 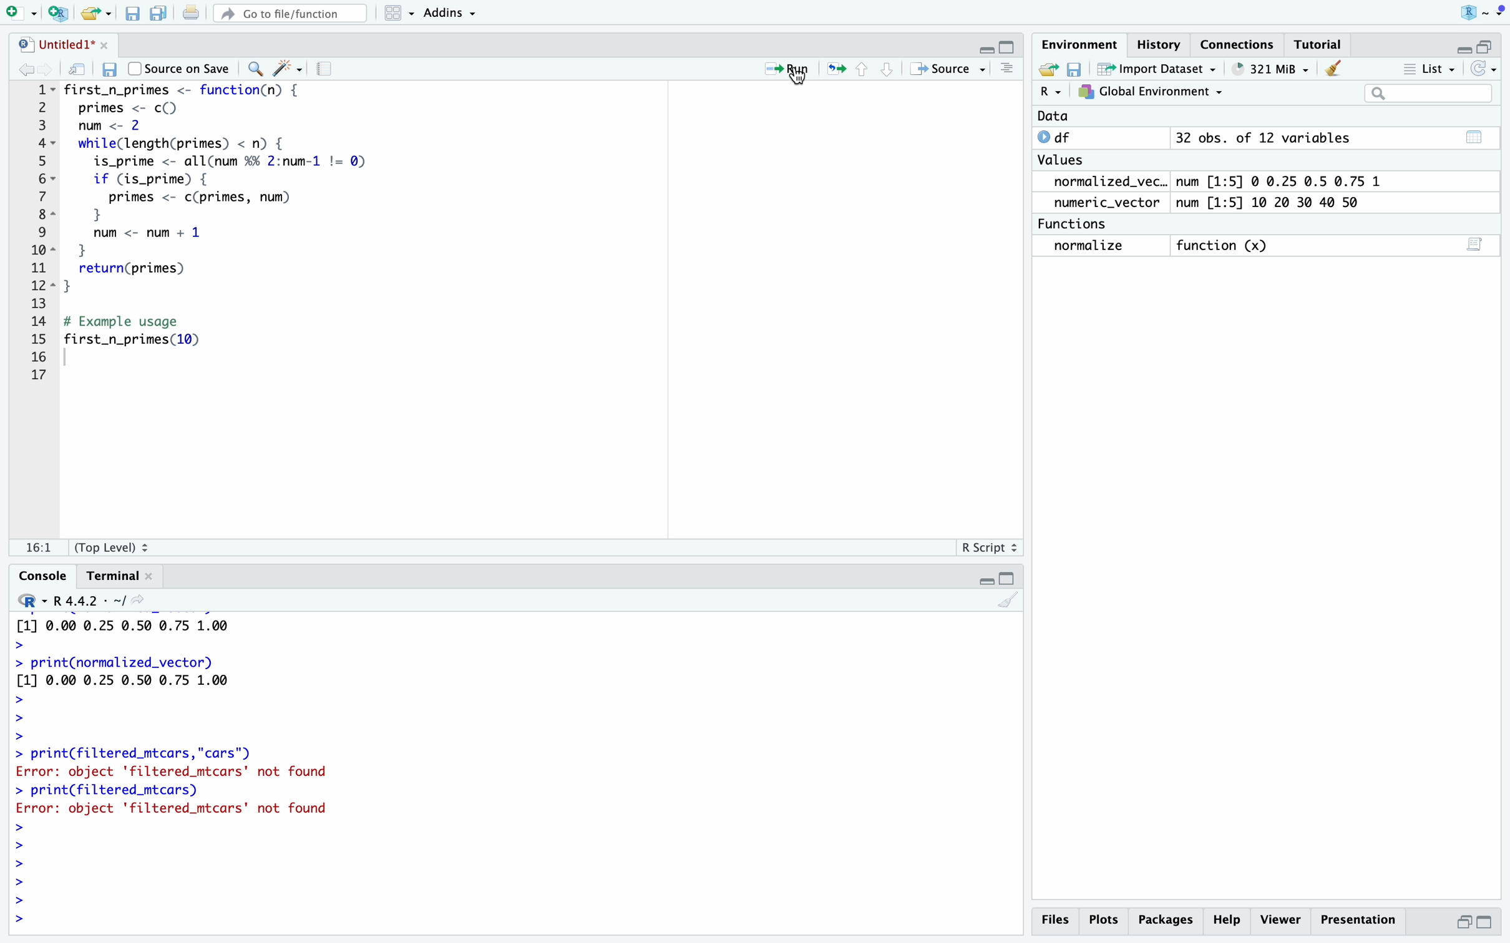 What do you see at coordinates (880, 69) in the screenshot?
I see `move up/down` at bounding box center [880, 69].